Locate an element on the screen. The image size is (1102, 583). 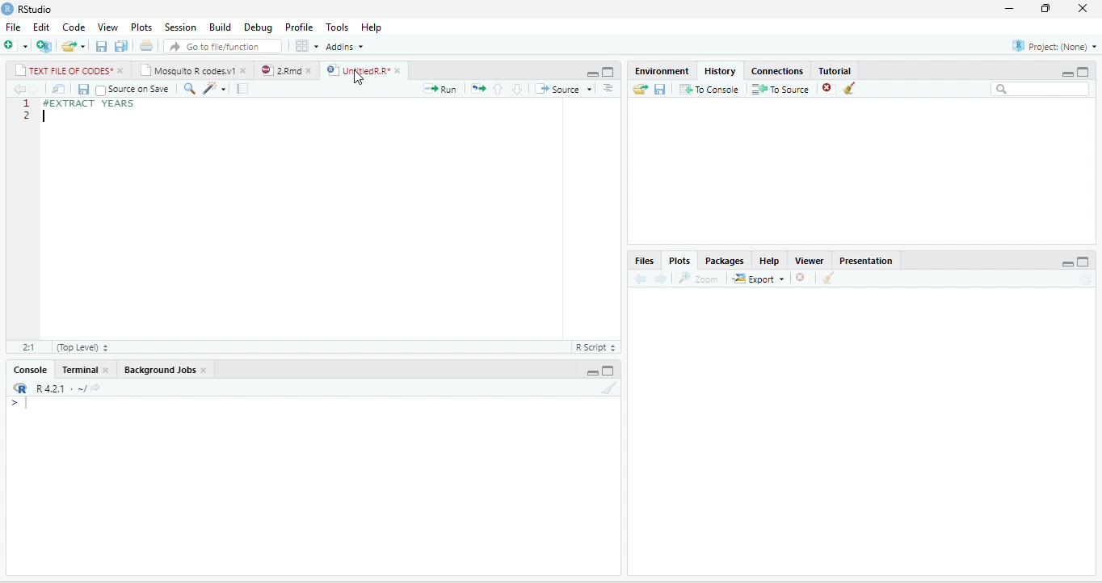
Source on Save is located at coordinates (132, 89).